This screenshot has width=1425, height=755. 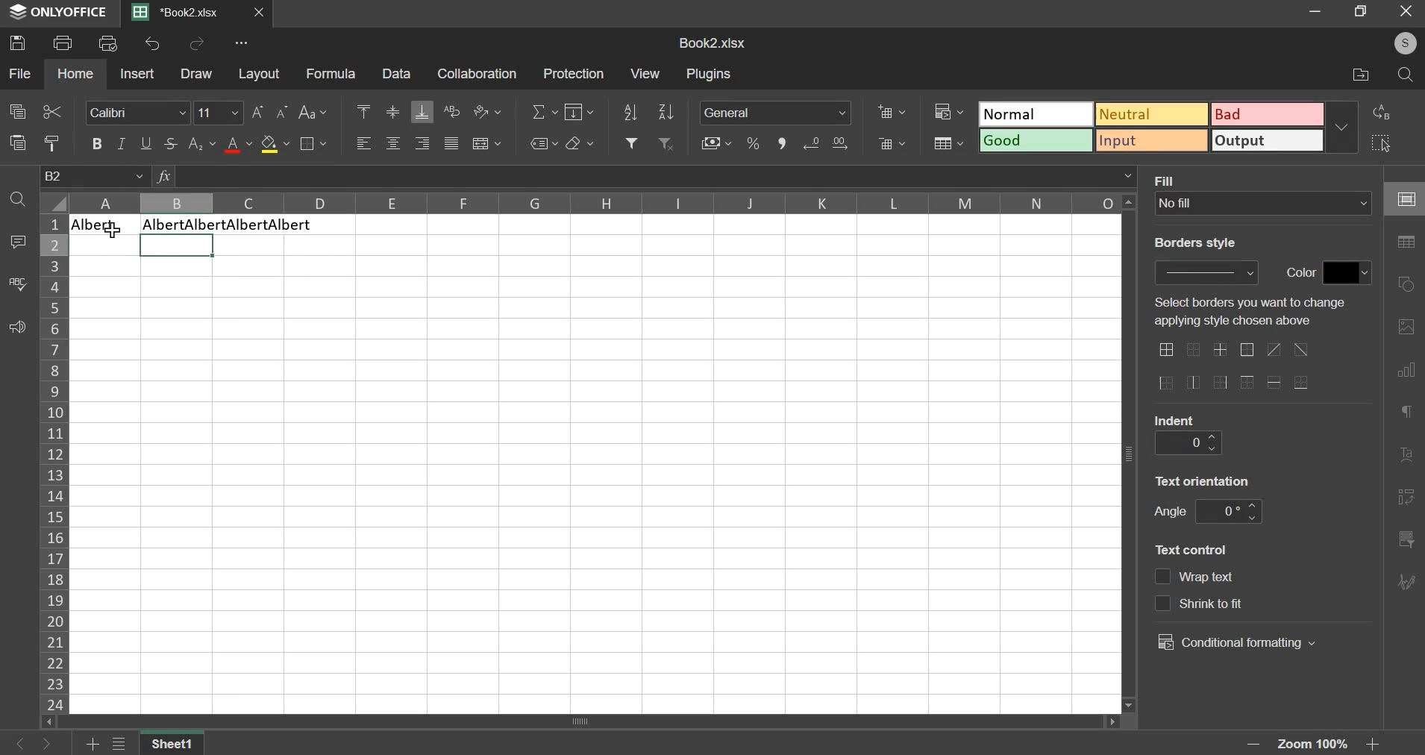 I want to click on vertical alignment, so click(x=394, y=113).